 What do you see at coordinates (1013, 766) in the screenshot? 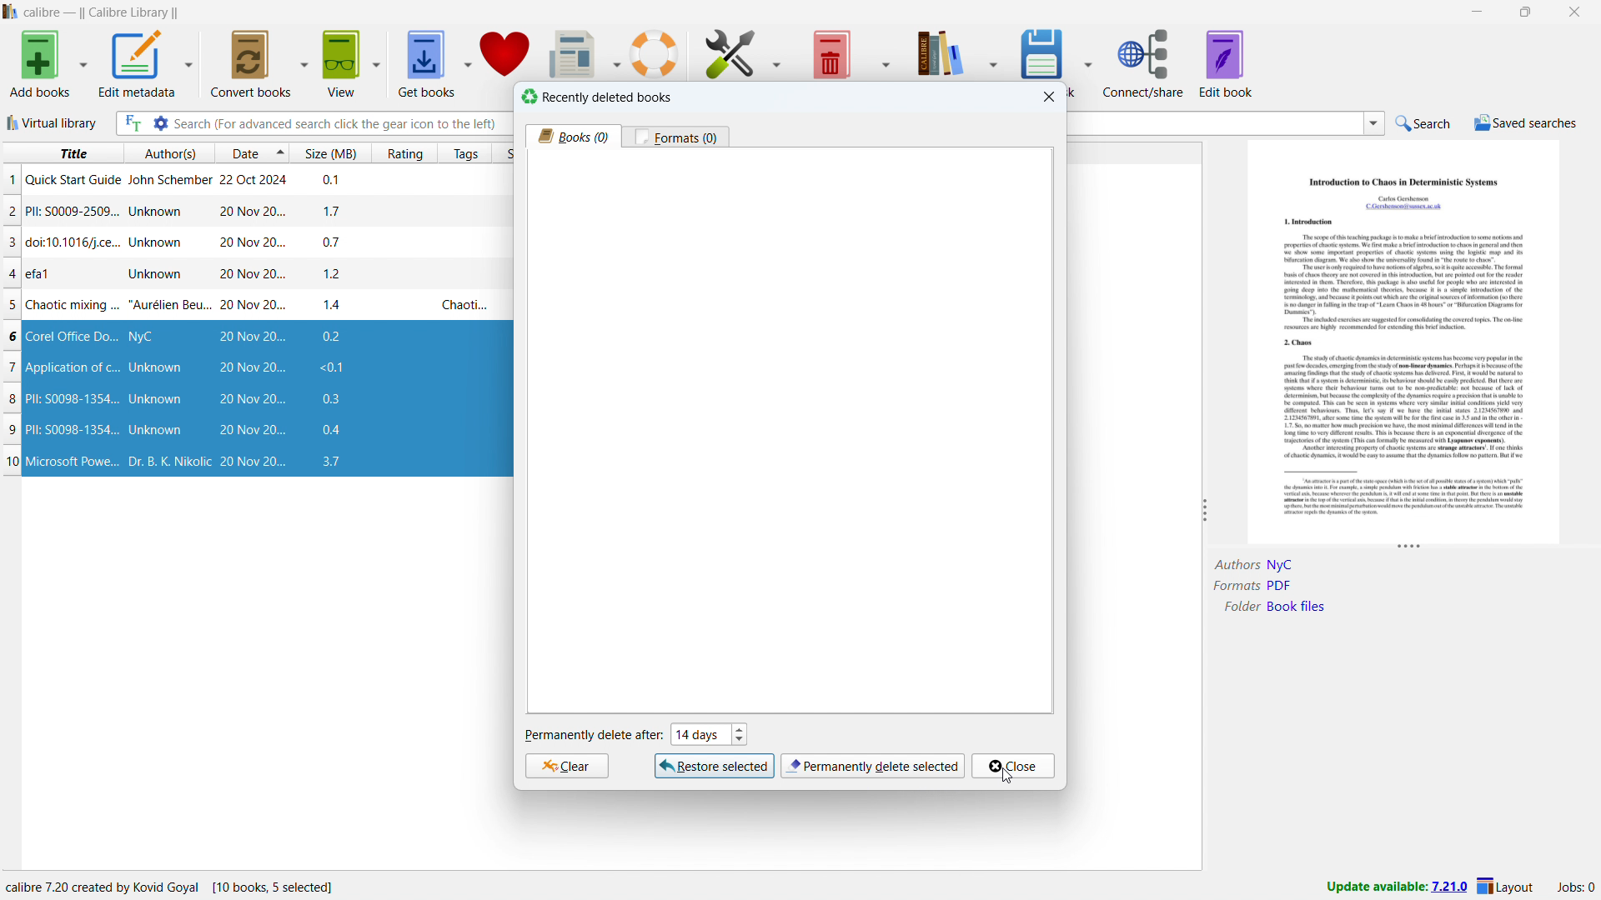
I see `close` at bounding box center [1013, 766].